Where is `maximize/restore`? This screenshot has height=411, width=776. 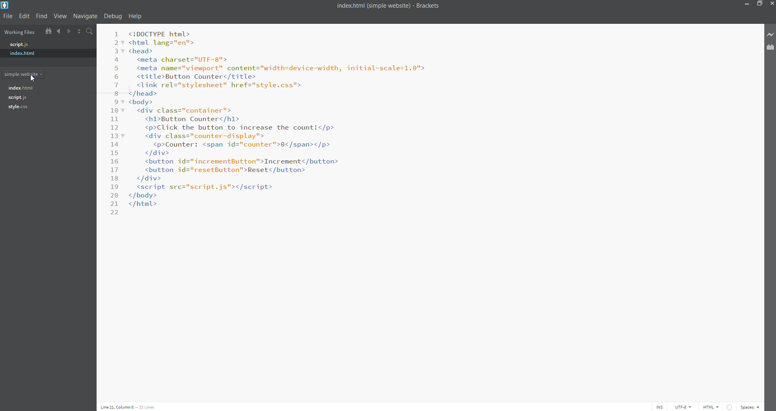
maximize/restore is located at coordinates (759, 4).